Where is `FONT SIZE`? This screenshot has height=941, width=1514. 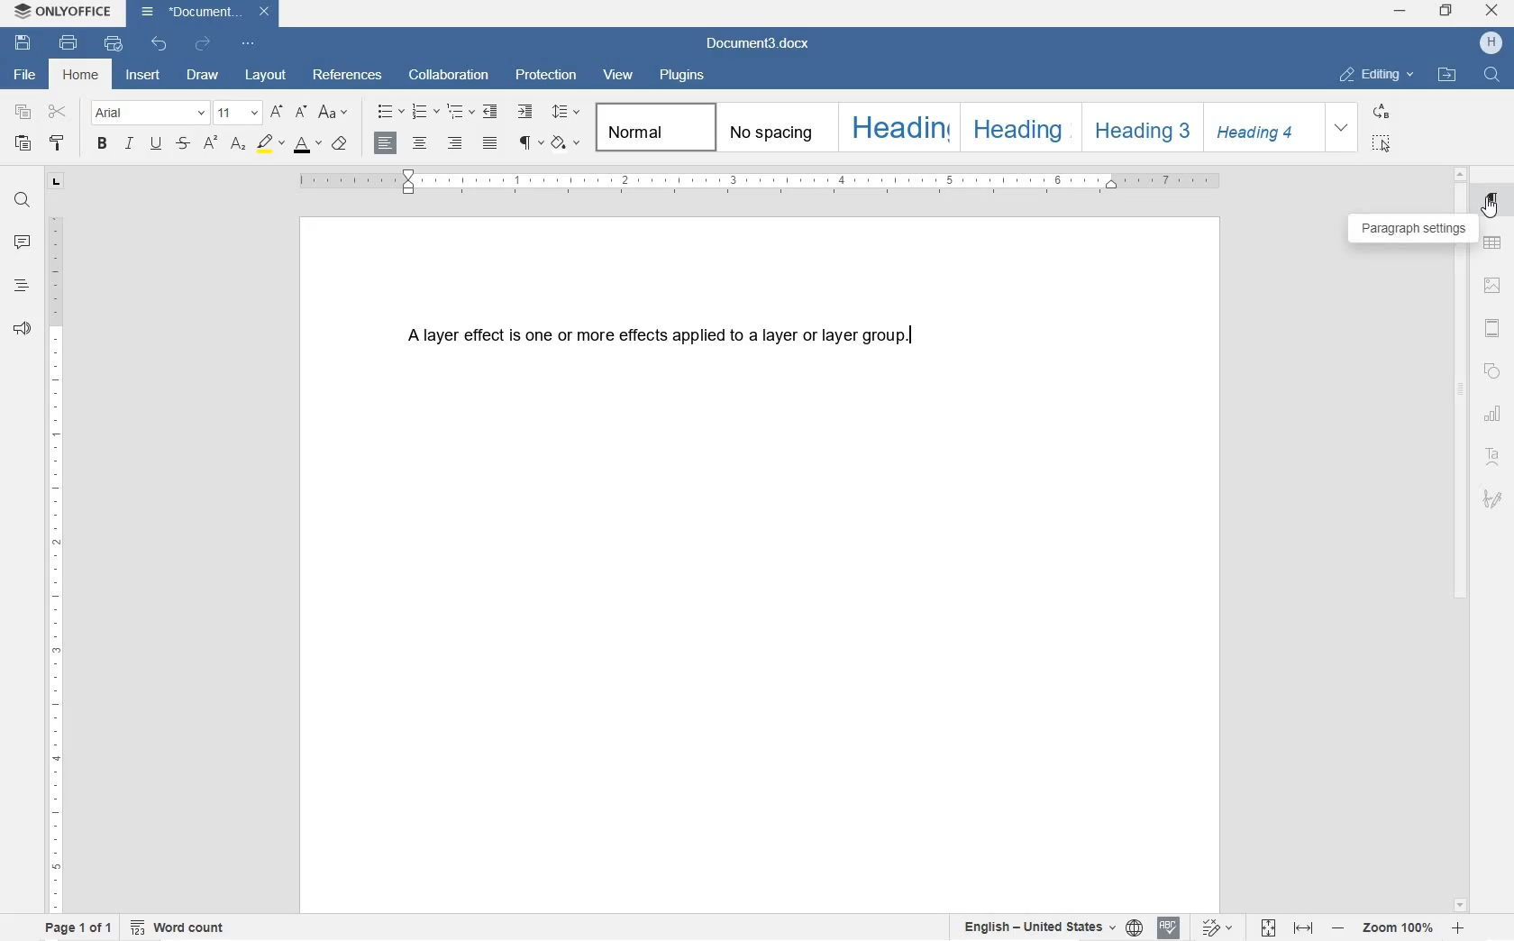
FONT SIZE is located at coordinates (236, 114).